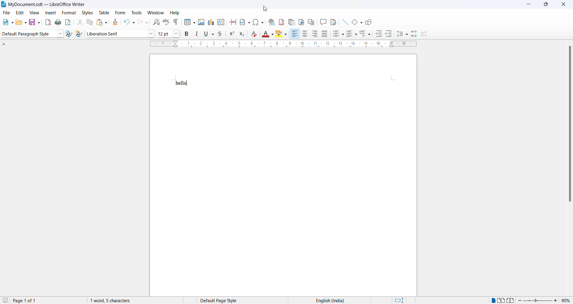 This screenshot has height=304, width=573. I want to click on Print, so click(58, 23).